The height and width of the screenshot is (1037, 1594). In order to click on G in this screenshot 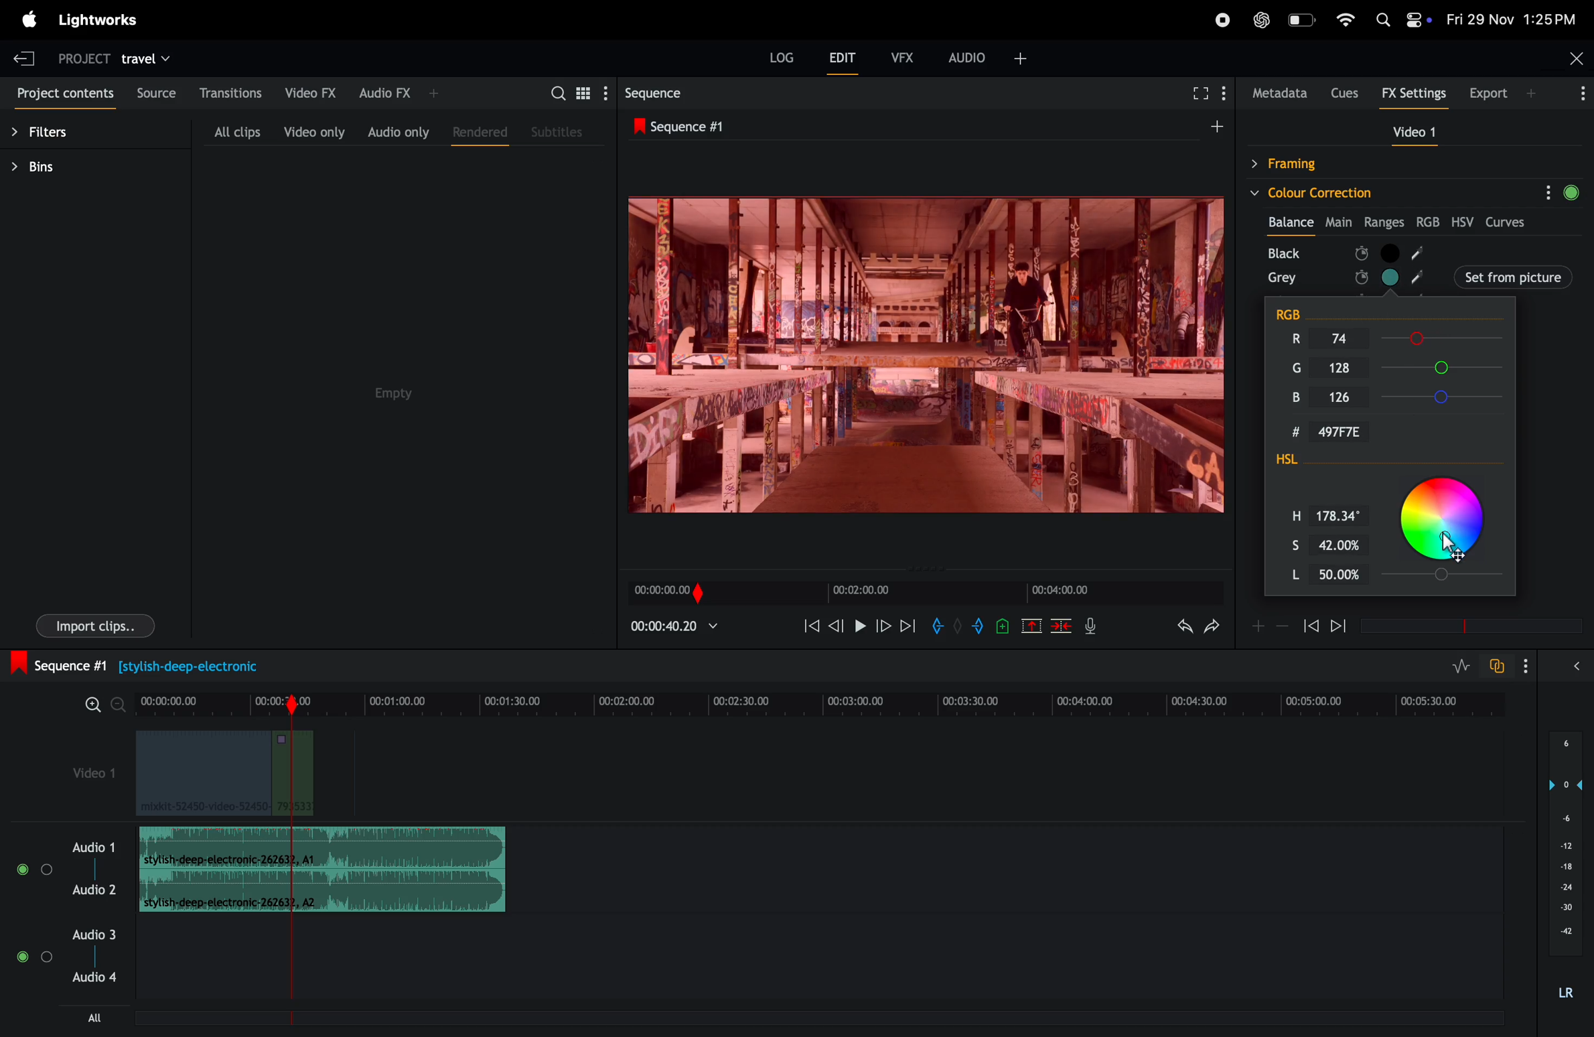, I will do `click(1291, 365)`.